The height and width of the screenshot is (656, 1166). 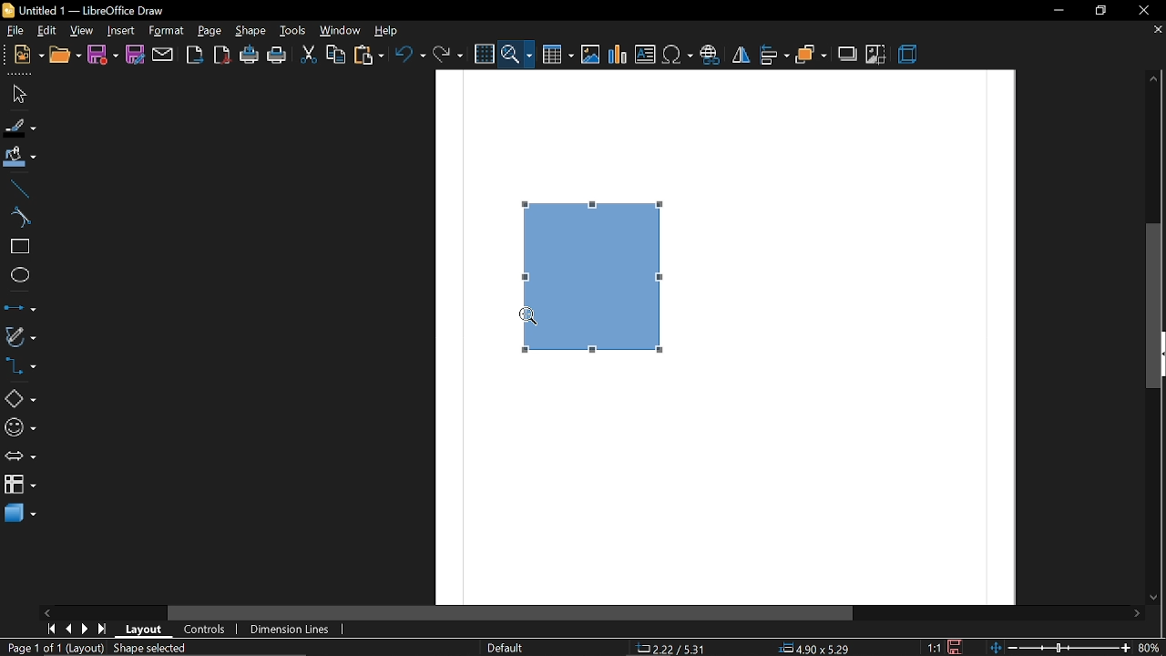 What do you see at coordinates (647, 55) in the screenshot?
I see `Insert text` at bounding box center [647, 55].